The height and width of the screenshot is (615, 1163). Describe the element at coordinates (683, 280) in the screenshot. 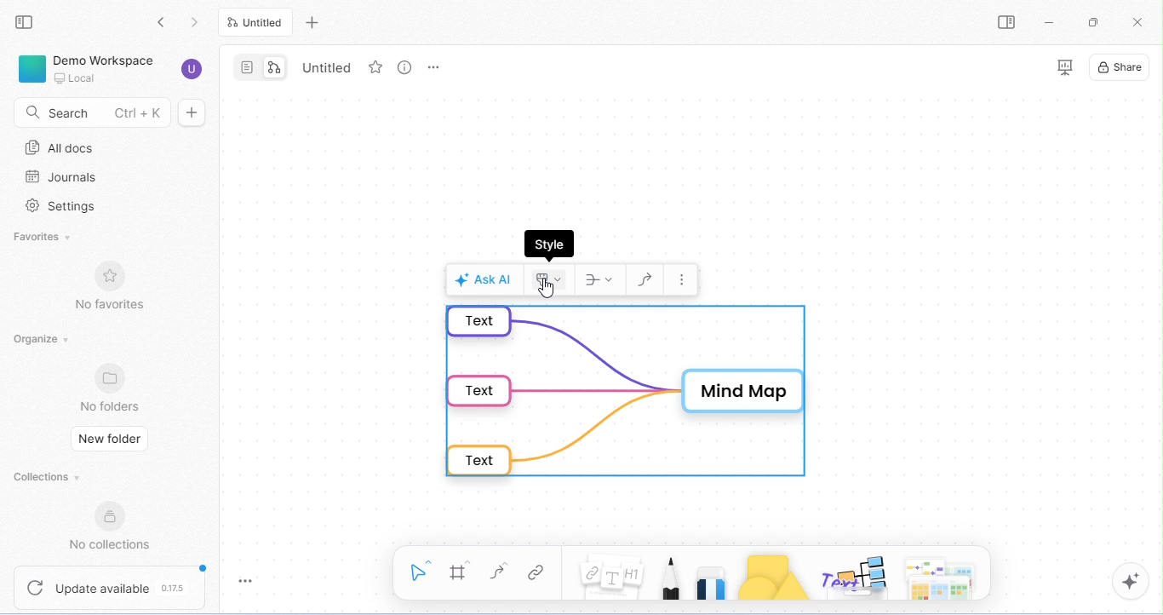

I see `more` at that location.